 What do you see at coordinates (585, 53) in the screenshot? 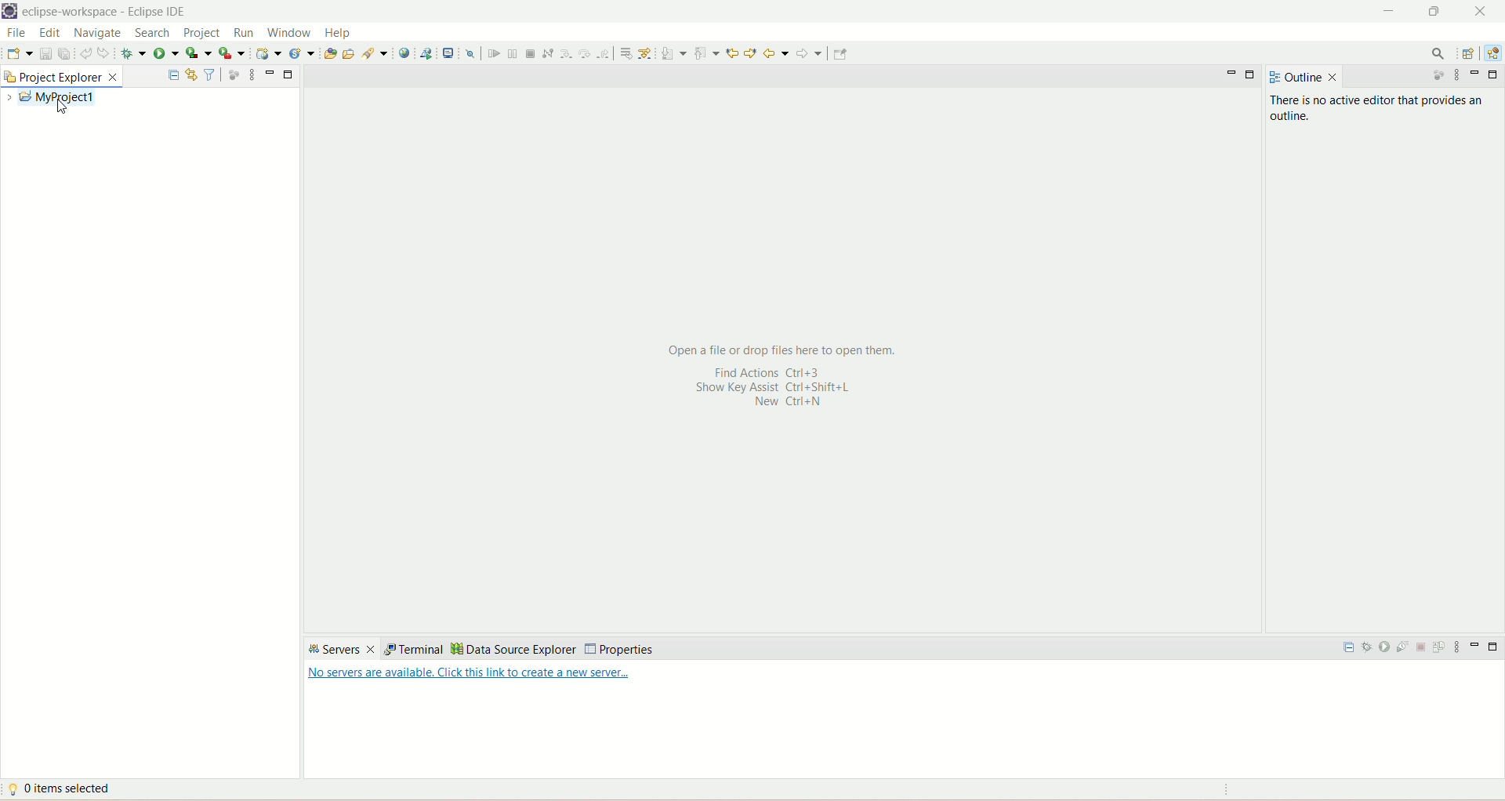
I see `step over` at bounding box center [585, 53].